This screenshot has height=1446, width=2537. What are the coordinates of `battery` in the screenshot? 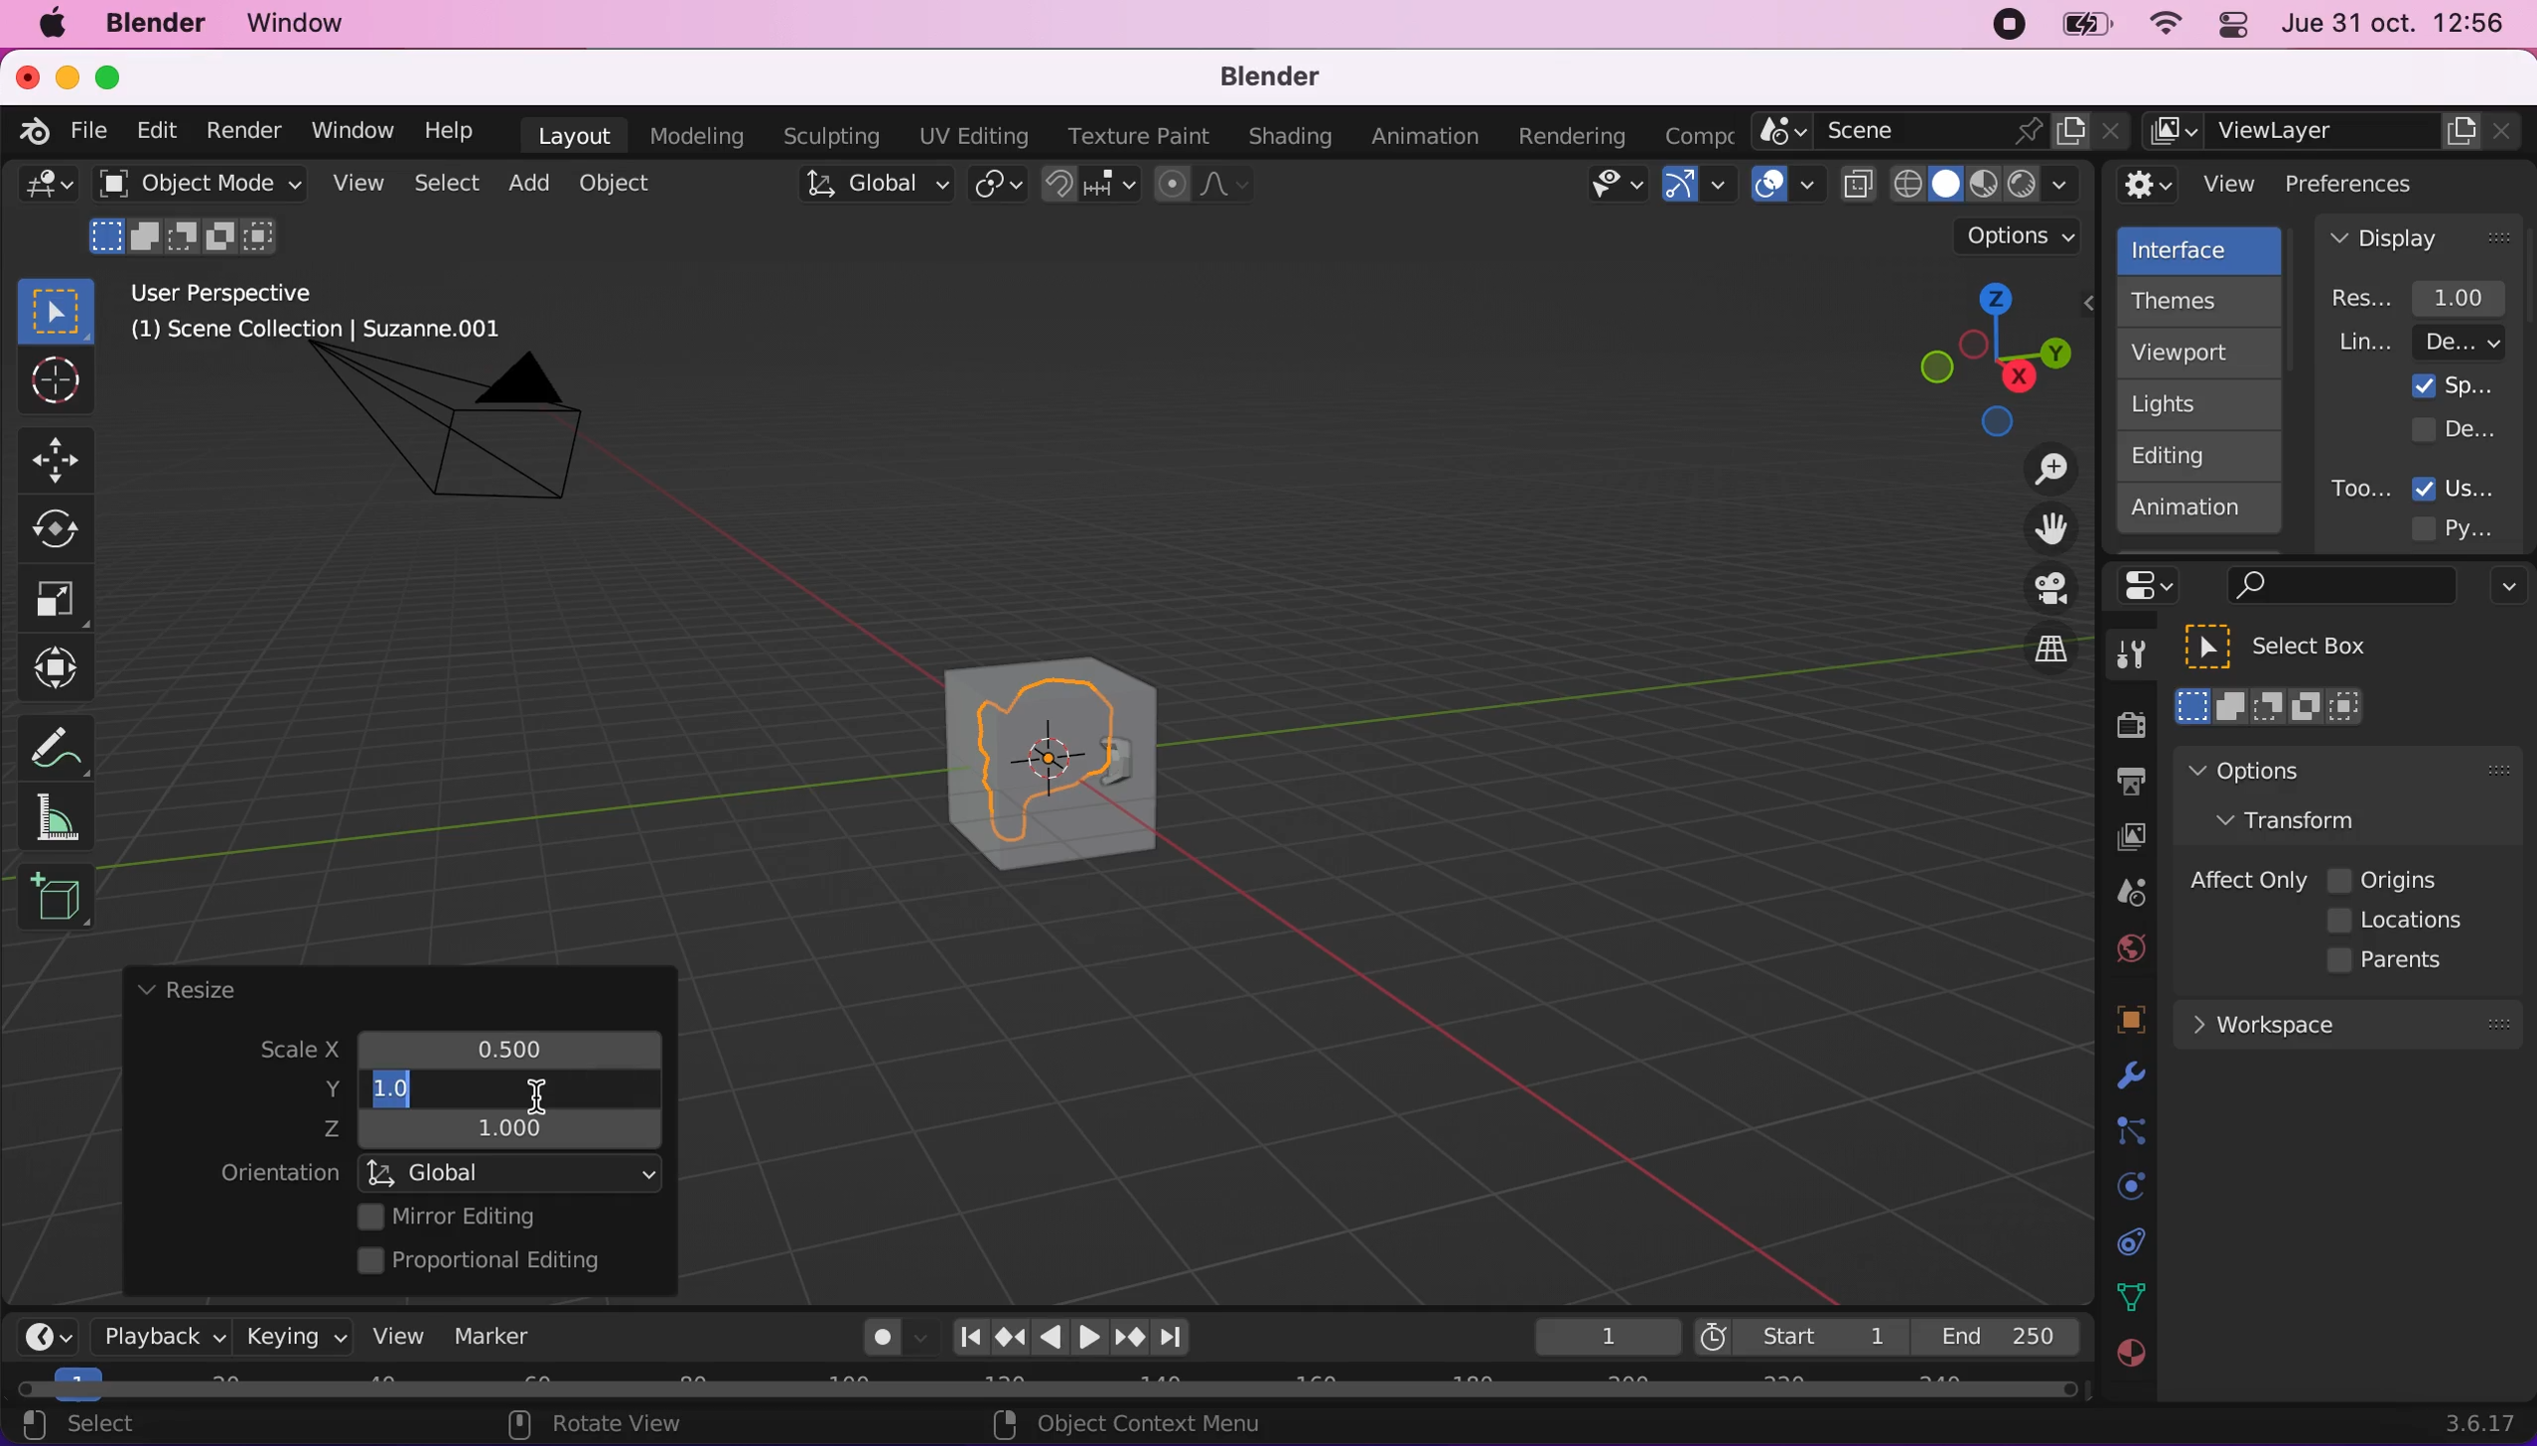 It's located at (2079, 30).